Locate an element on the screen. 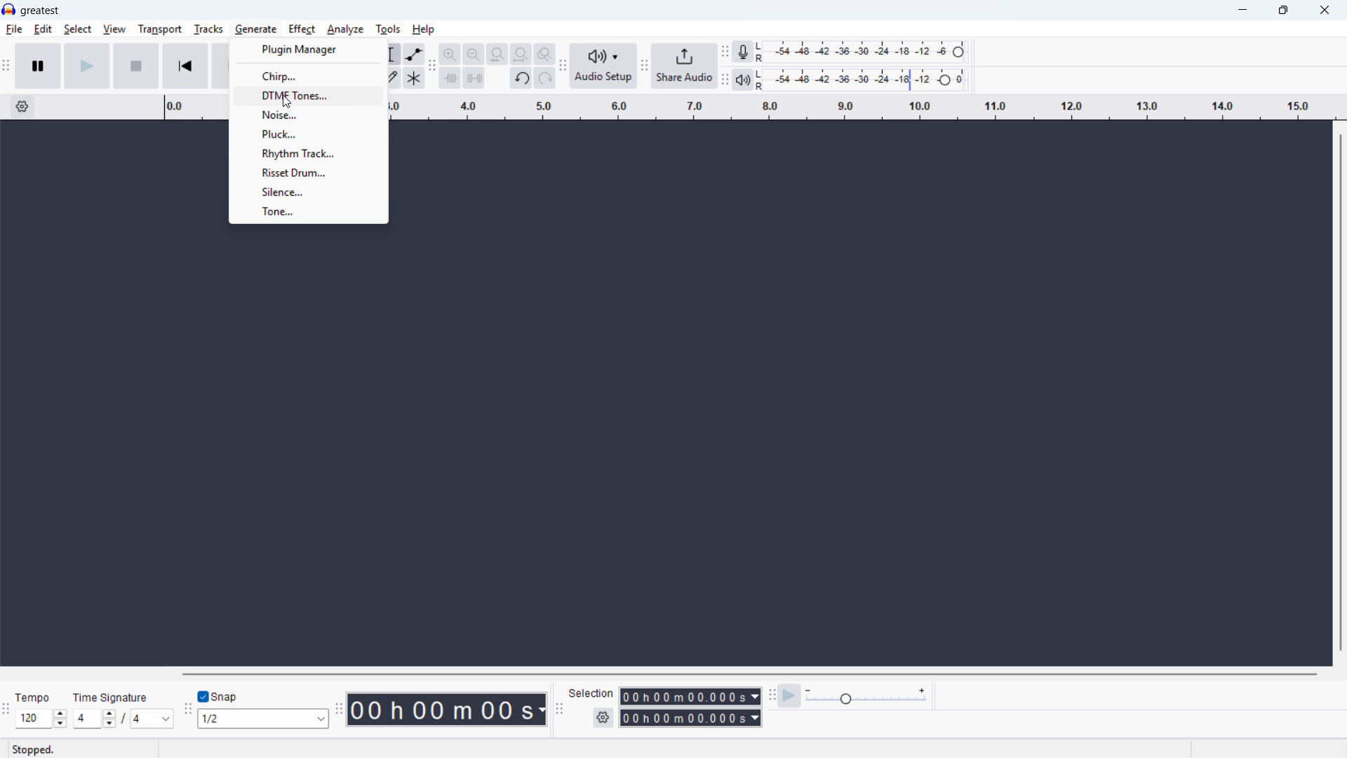 Image resolution: width=1347 pixels, height=758 pixels. silence audio outside selection is located at coordinates (473, 79).